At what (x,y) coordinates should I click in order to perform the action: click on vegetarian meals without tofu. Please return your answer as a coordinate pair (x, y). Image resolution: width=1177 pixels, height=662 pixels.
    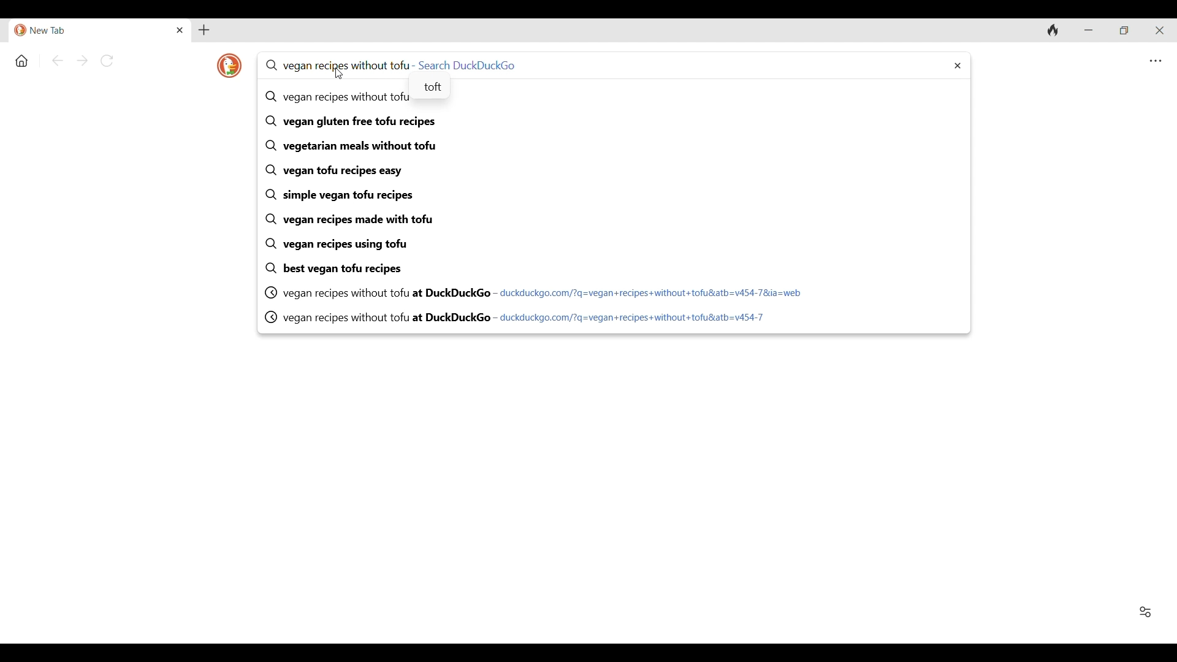
    Looking at the image, I should click on (612, 146).